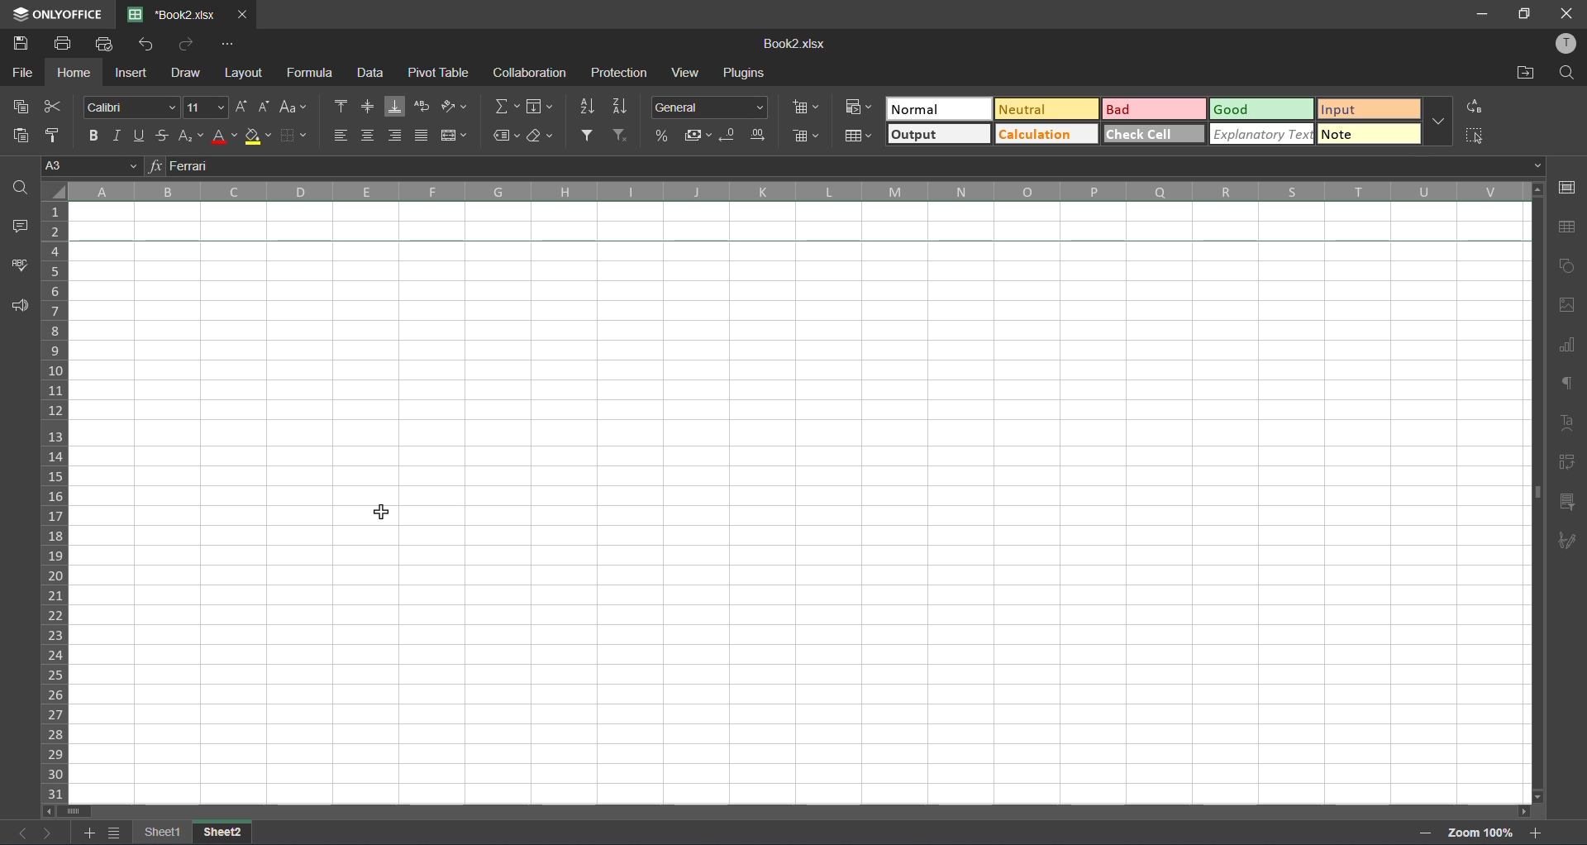 Image resolution: width=1587 pixels, height=845 pixels. What do you see at coordinates (340, 136) in the screenshot?
I see `align left` at bounding box center [340, 136].